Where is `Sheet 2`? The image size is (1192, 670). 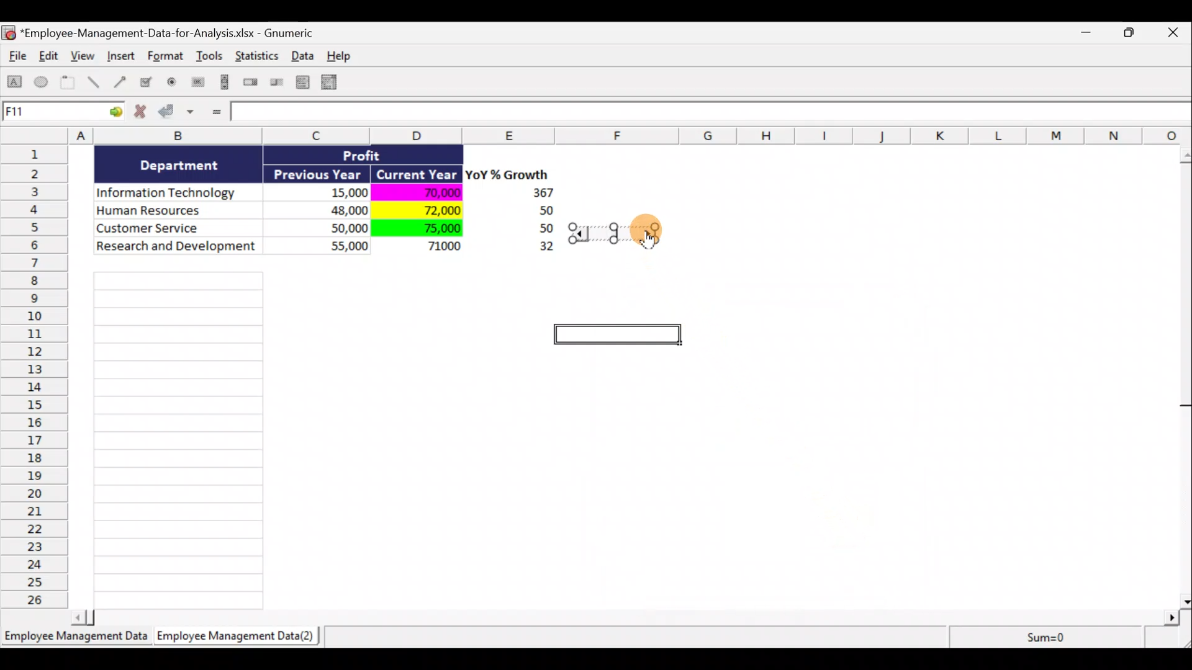
Sheet 2 is located at coordinates (239, 639).